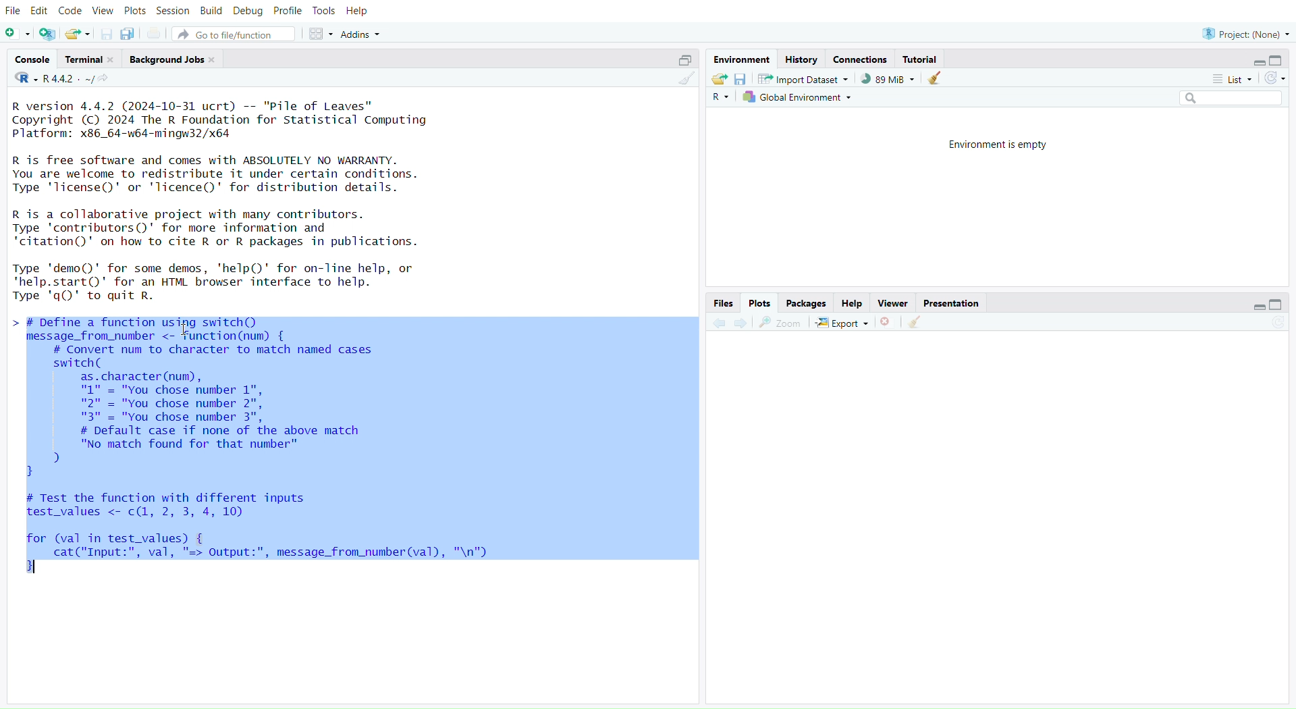 This screenshot has width=1296, height=709. Describe the element at coordinates (102, 11) in the screenshot. I see `View` at that location.